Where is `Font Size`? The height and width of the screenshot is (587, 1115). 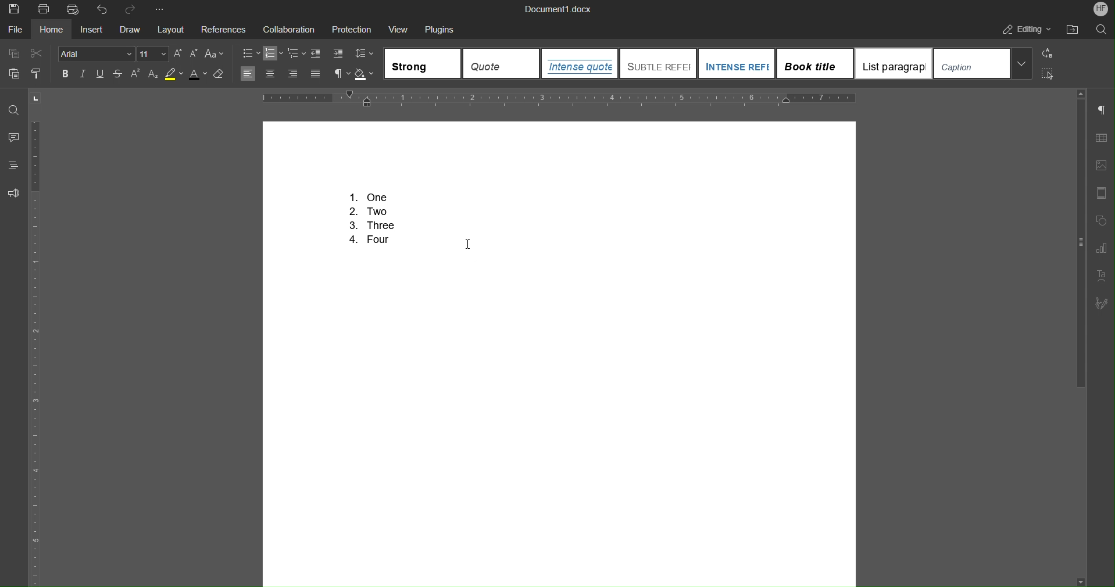 Font Size is located at coordinates (153, 54).